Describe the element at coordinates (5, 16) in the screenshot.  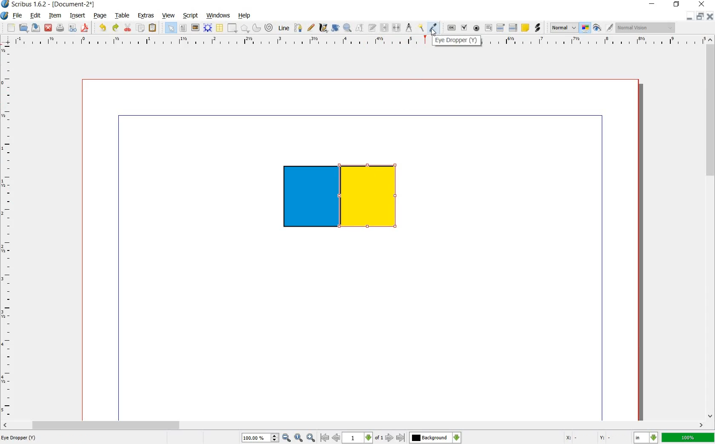
I see `system logo` at that location.